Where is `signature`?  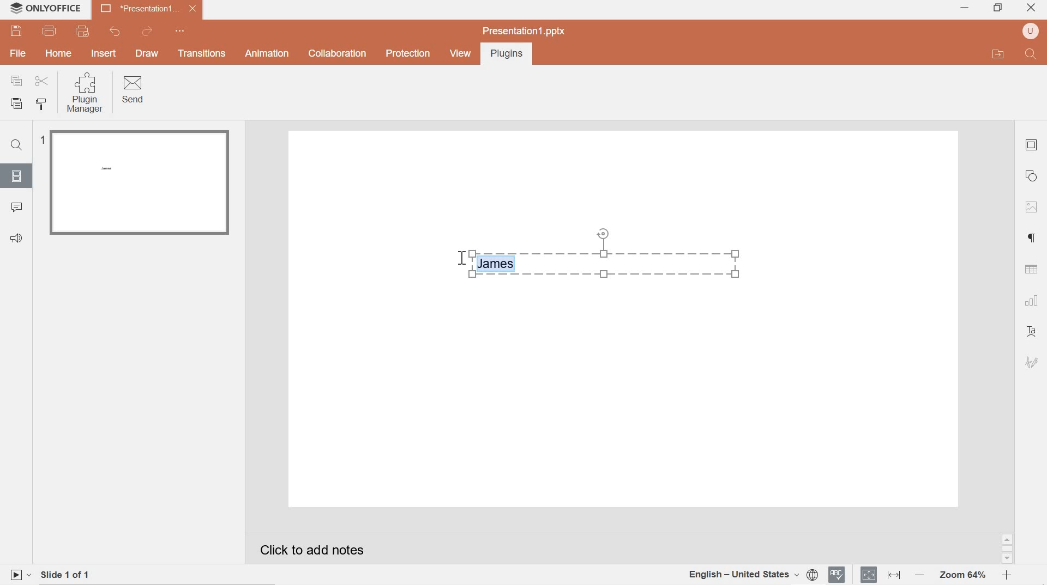 signature is located at coordinates (1032, 362).